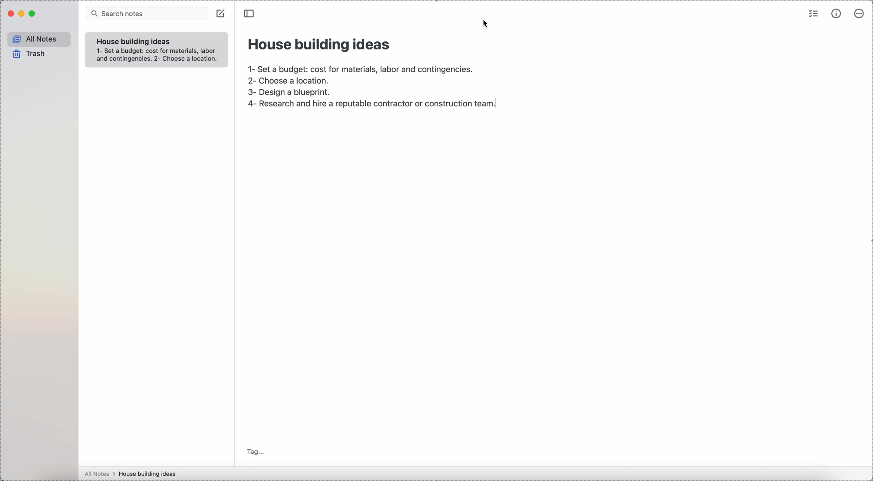 The image size is (873, 481). I want to click on all notes, so click(39, 39).